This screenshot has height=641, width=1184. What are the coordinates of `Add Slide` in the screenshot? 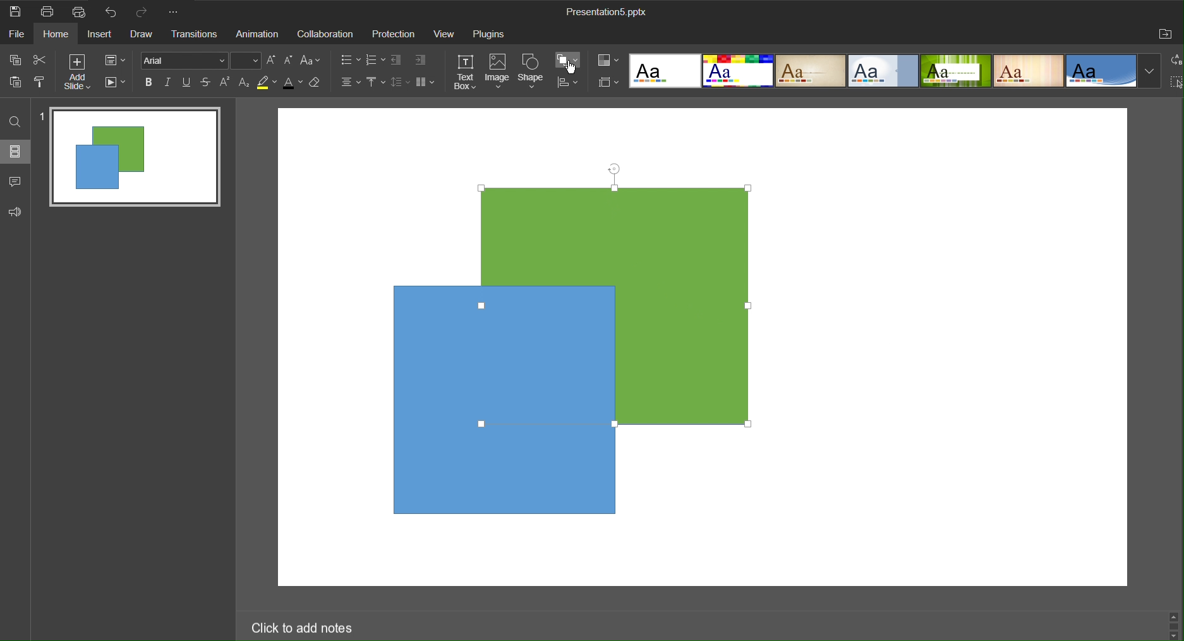 It's located at (77, 73).